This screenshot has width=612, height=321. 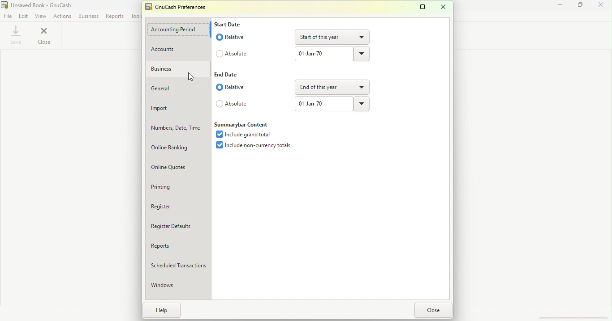 What do you see at coordinates (231, 25) in the screenshot?
I see `Start date` at bounding box center [231, 25].